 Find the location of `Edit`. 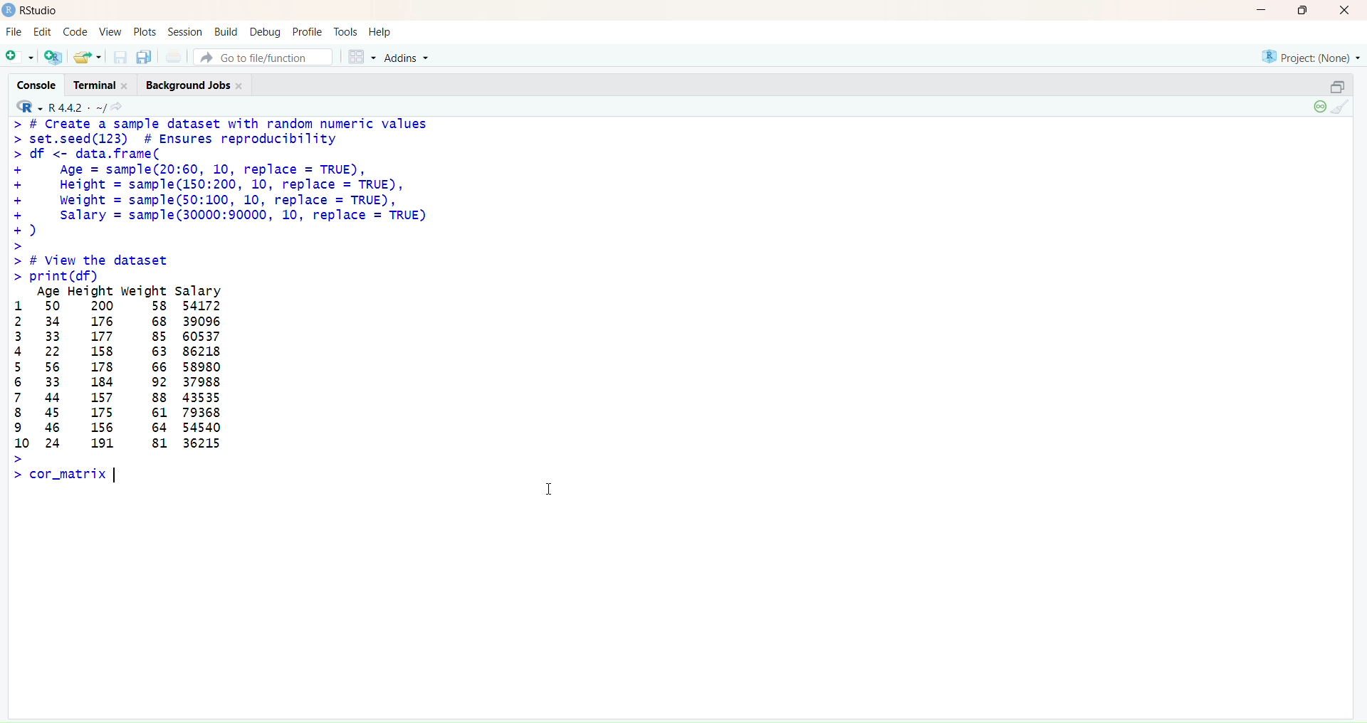

Edit is located at coordinates (43, 33).